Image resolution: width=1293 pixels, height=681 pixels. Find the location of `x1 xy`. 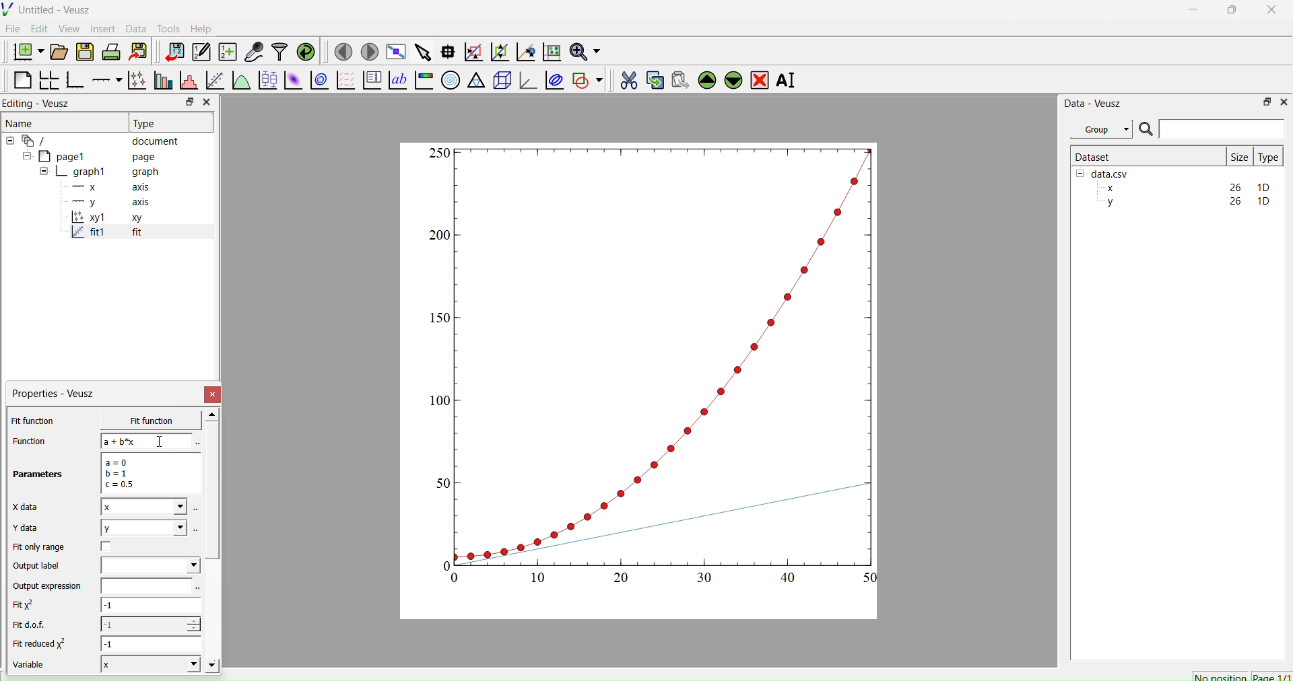

x1 xy is located at coordinates (106, 219).